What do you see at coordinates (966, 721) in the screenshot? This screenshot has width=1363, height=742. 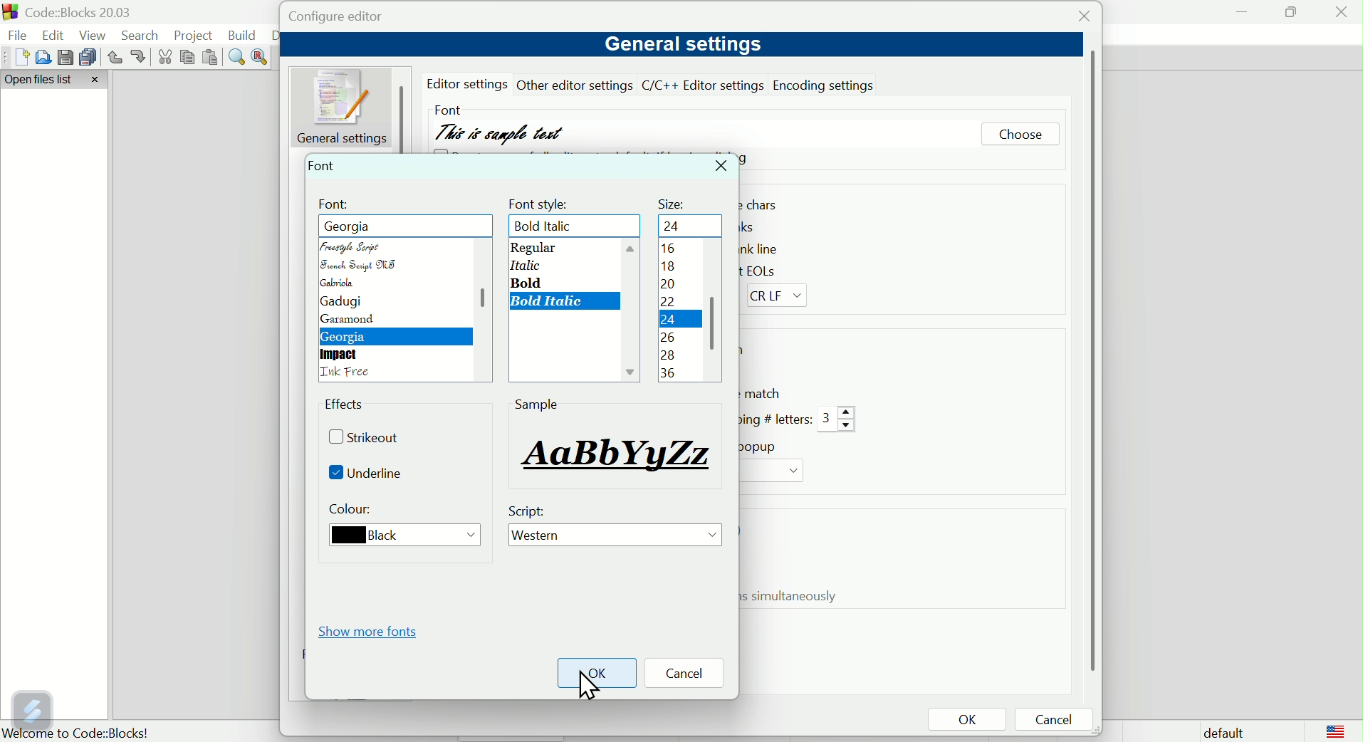 I see `OK` at bounding box center [966, 721].